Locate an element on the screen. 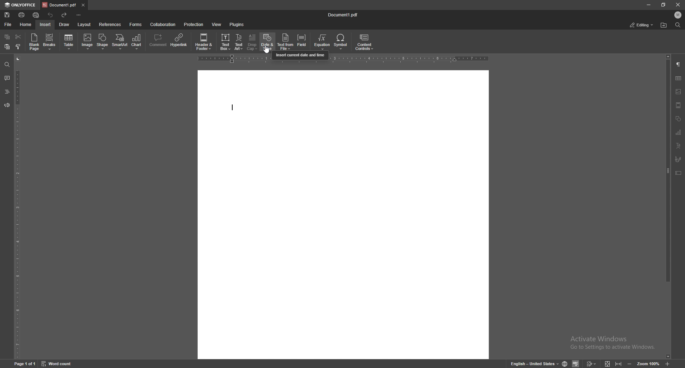 The height and width of the screenshot is (368, 685). cut is located at coordinates (18, 36).